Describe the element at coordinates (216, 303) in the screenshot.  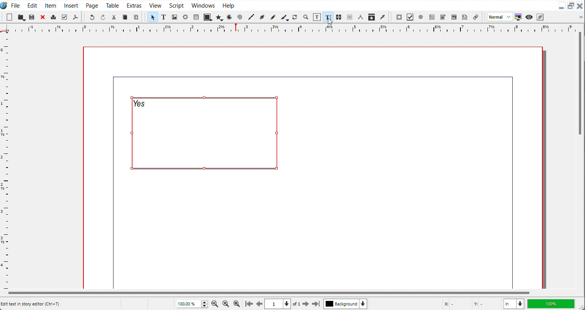
I see `Zoom Out` at that location.